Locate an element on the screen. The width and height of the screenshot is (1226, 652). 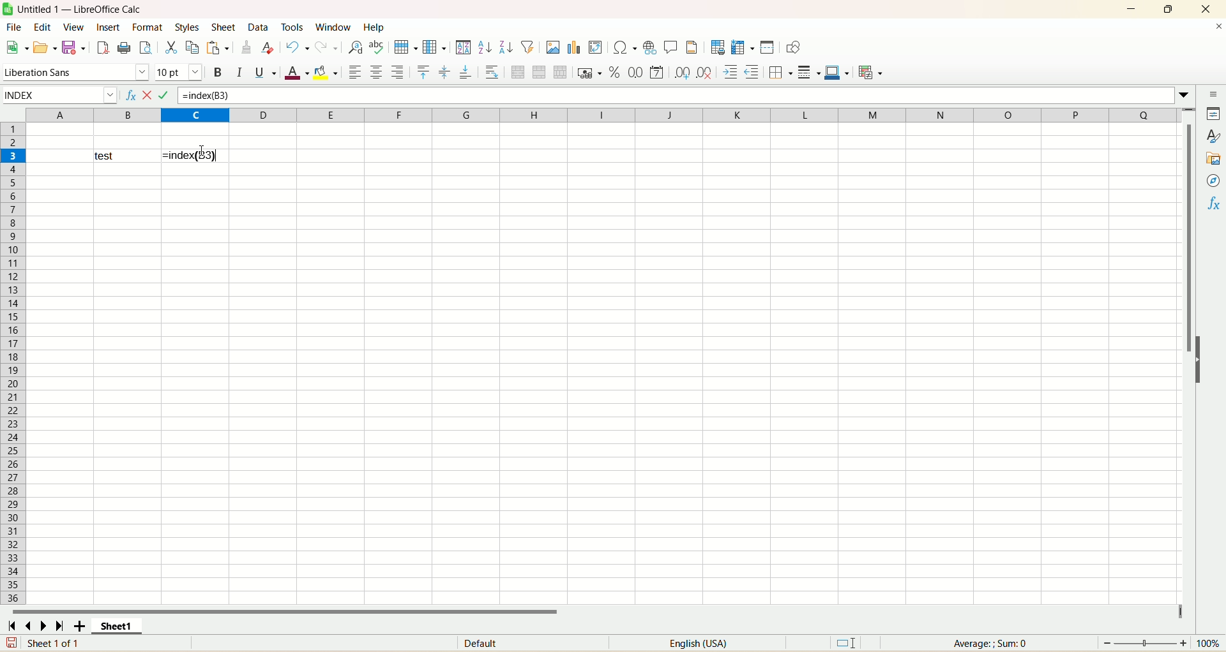
Sort descending is located at coordinates (506, 47).